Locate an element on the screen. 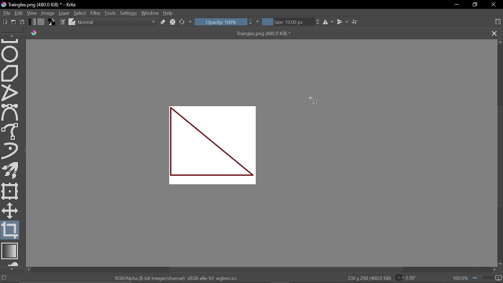  View is located at coordinates (32, 13).